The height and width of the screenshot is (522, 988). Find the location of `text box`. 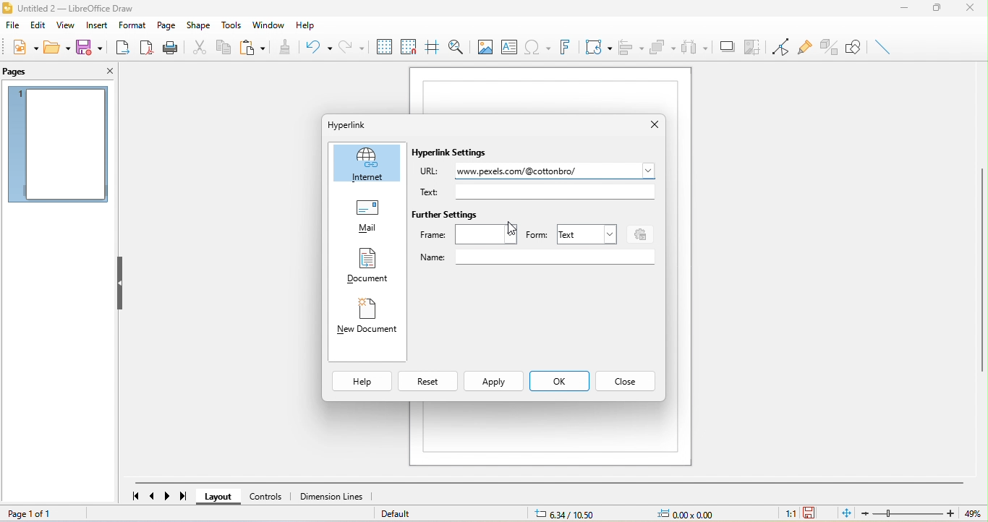

text box is located at coordinates (509, 47).